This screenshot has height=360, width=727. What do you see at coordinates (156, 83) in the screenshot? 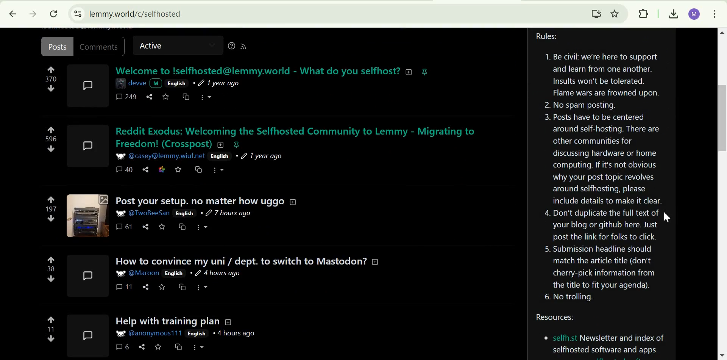
I see `picture` at bounding box center [156, 83].